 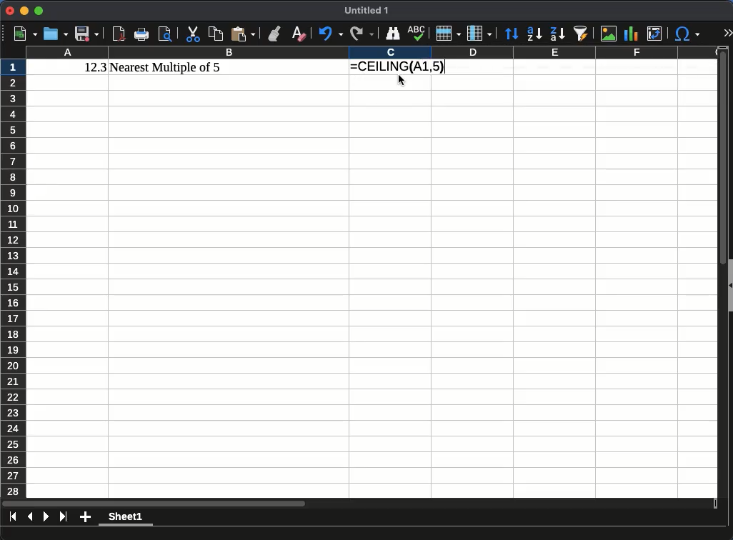 I want to click on clear formatting, so click(x=298, y=34).